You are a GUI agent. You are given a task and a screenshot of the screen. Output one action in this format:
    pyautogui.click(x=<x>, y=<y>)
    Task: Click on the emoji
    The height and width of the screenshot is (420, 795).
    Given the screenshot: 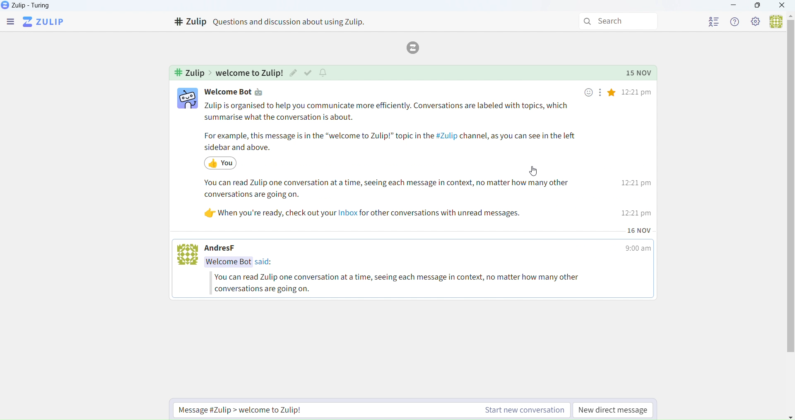 What is the action you would take?
    pyautogui.click(x=589, y=92)
    